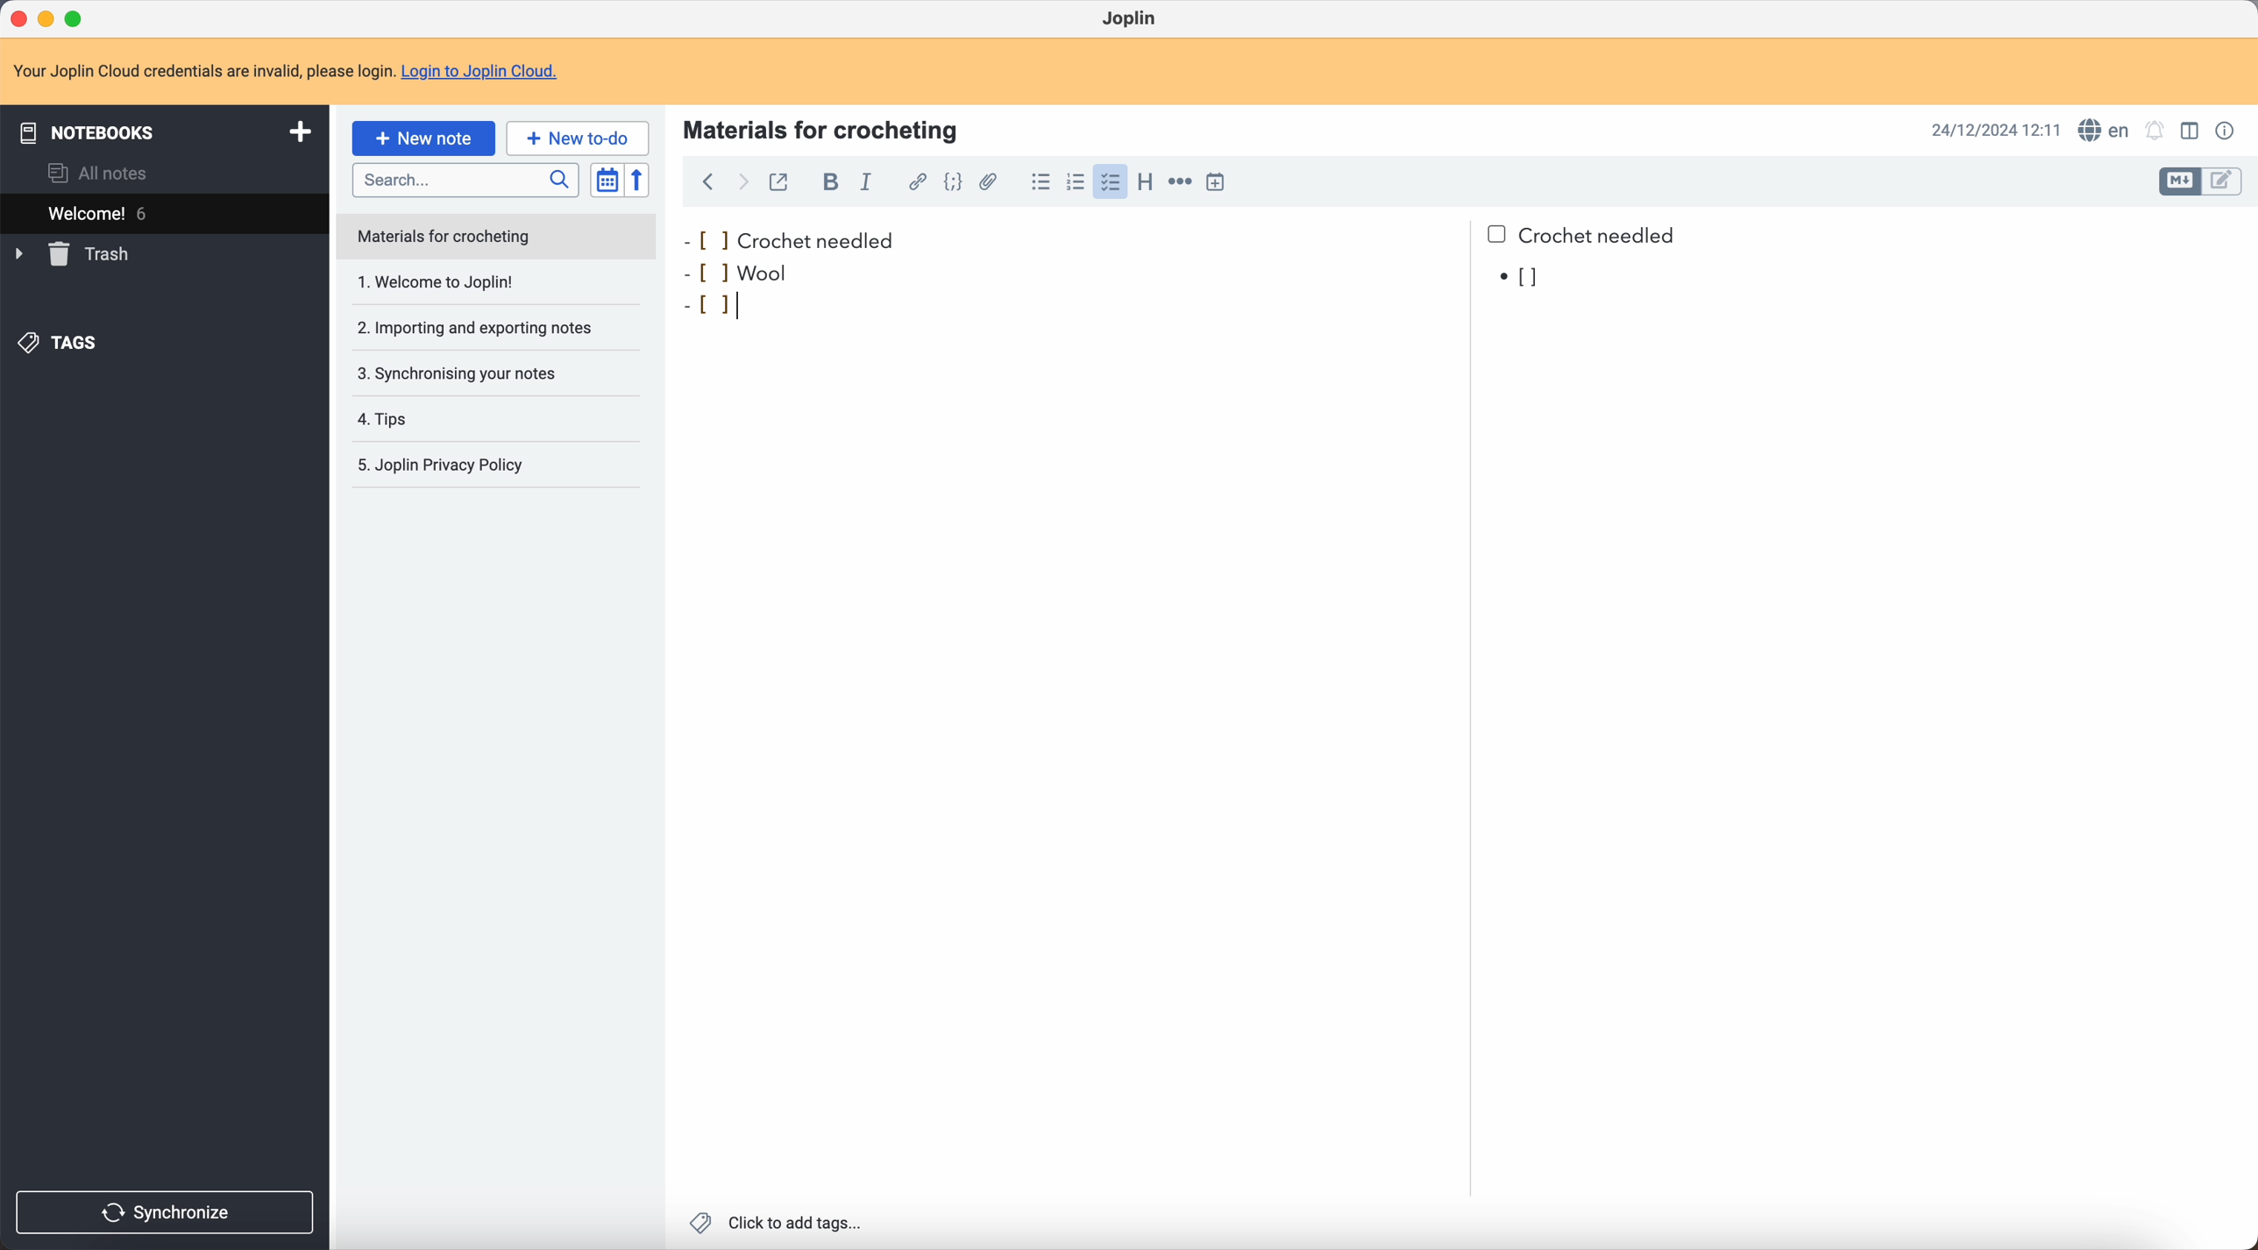 This screenshot has width=2258, height=1250. Describe the element at coordinates (50, 19) in the screenshot. I see `minimize` at that location.